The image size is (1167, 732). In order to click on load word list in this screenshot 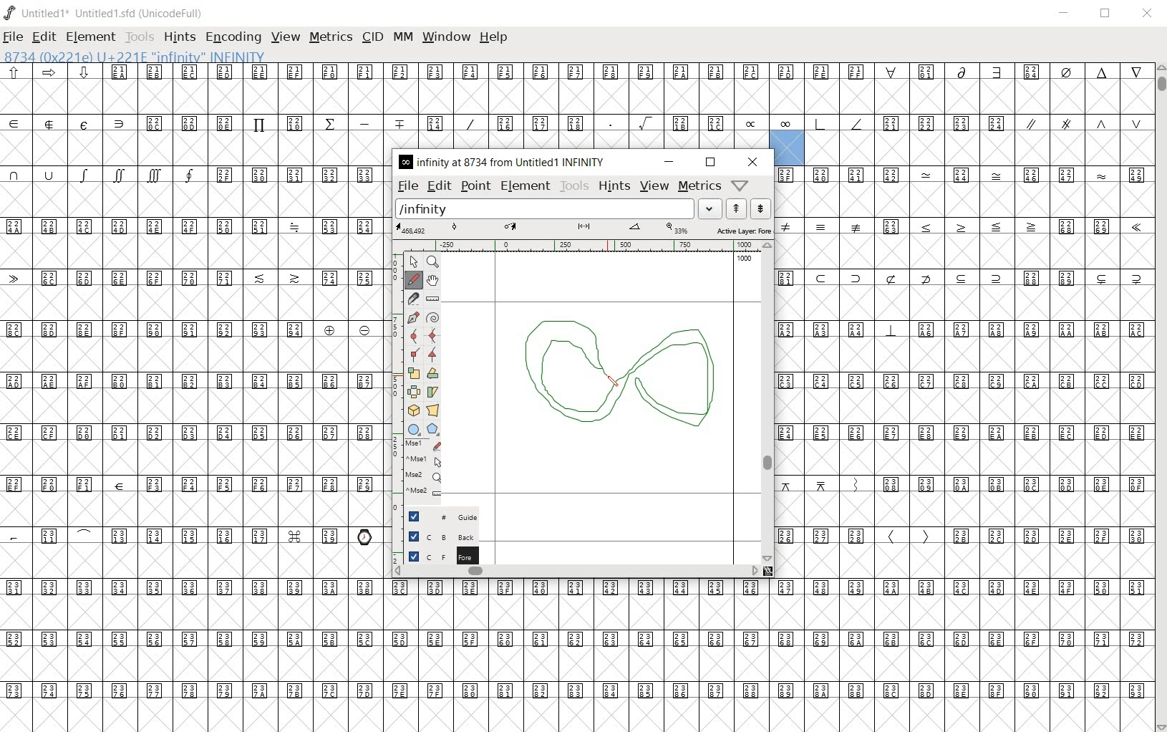, I will do `click(558, 208)`.